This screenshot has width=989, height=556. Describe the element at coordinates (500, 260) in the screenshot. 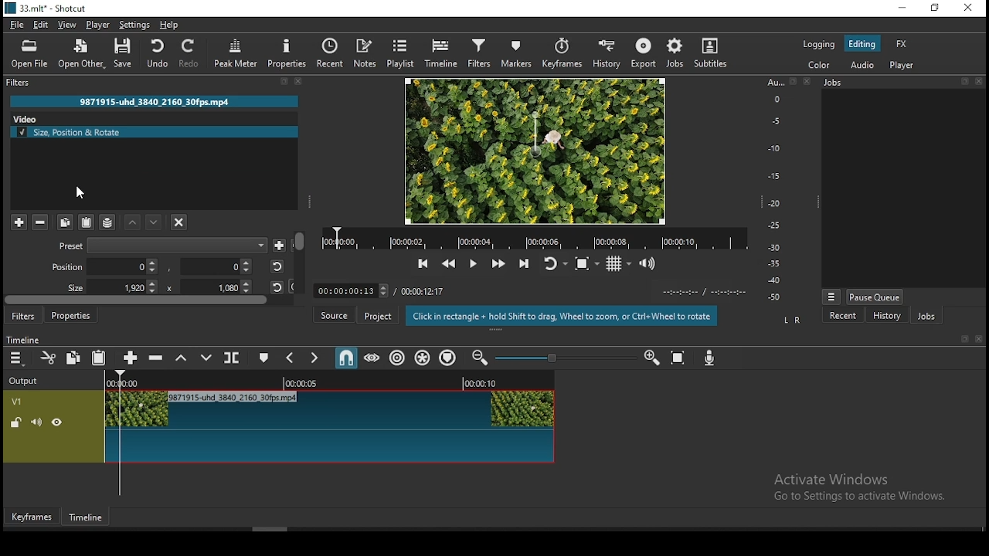

I see `play quickly forward` at that location.